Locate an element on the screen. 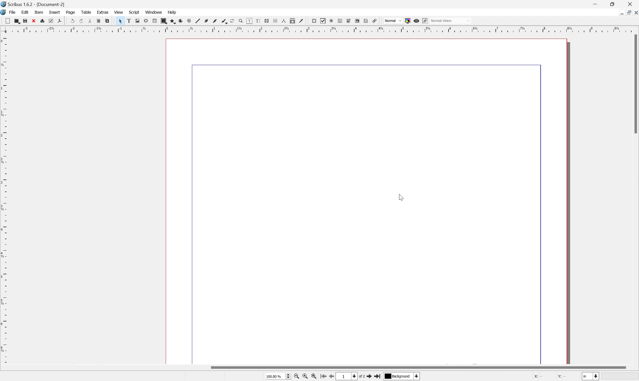  Table is located at coordinates (88, 13).